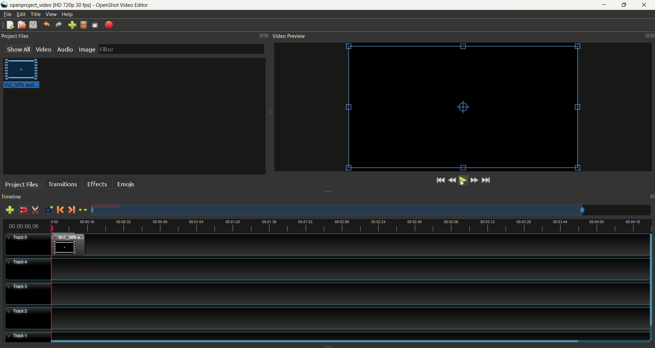  I want to click on undo, so click(46, 24).